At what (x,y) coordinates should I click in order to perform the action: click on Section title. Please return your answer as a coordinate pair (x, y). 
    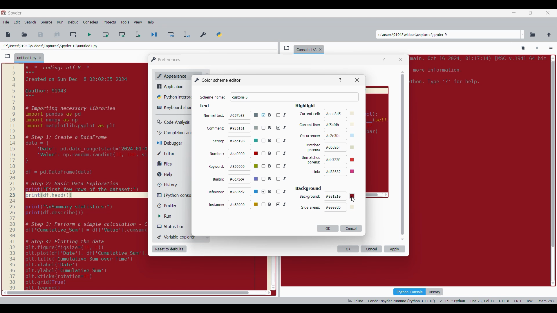
    Looking at the image, I should click on (308, 188).